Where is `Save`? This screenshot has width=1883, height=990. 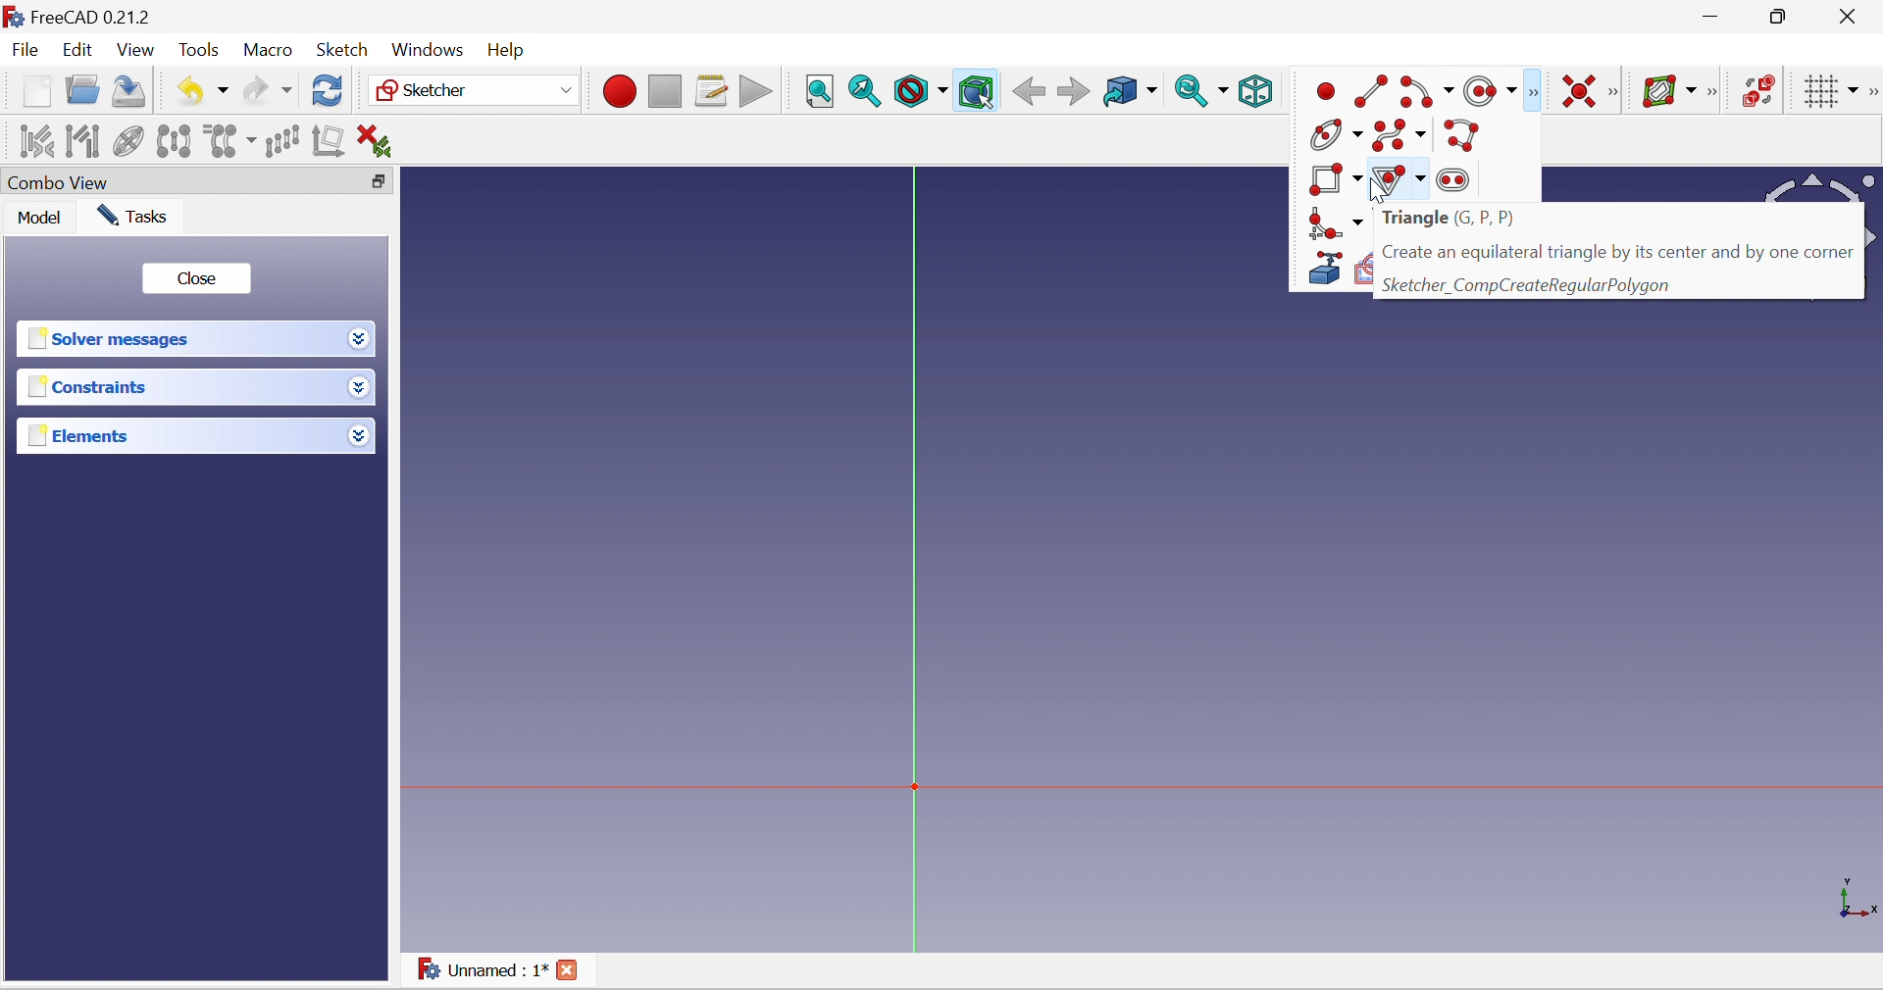
Save is located at coordinates (132, 92).